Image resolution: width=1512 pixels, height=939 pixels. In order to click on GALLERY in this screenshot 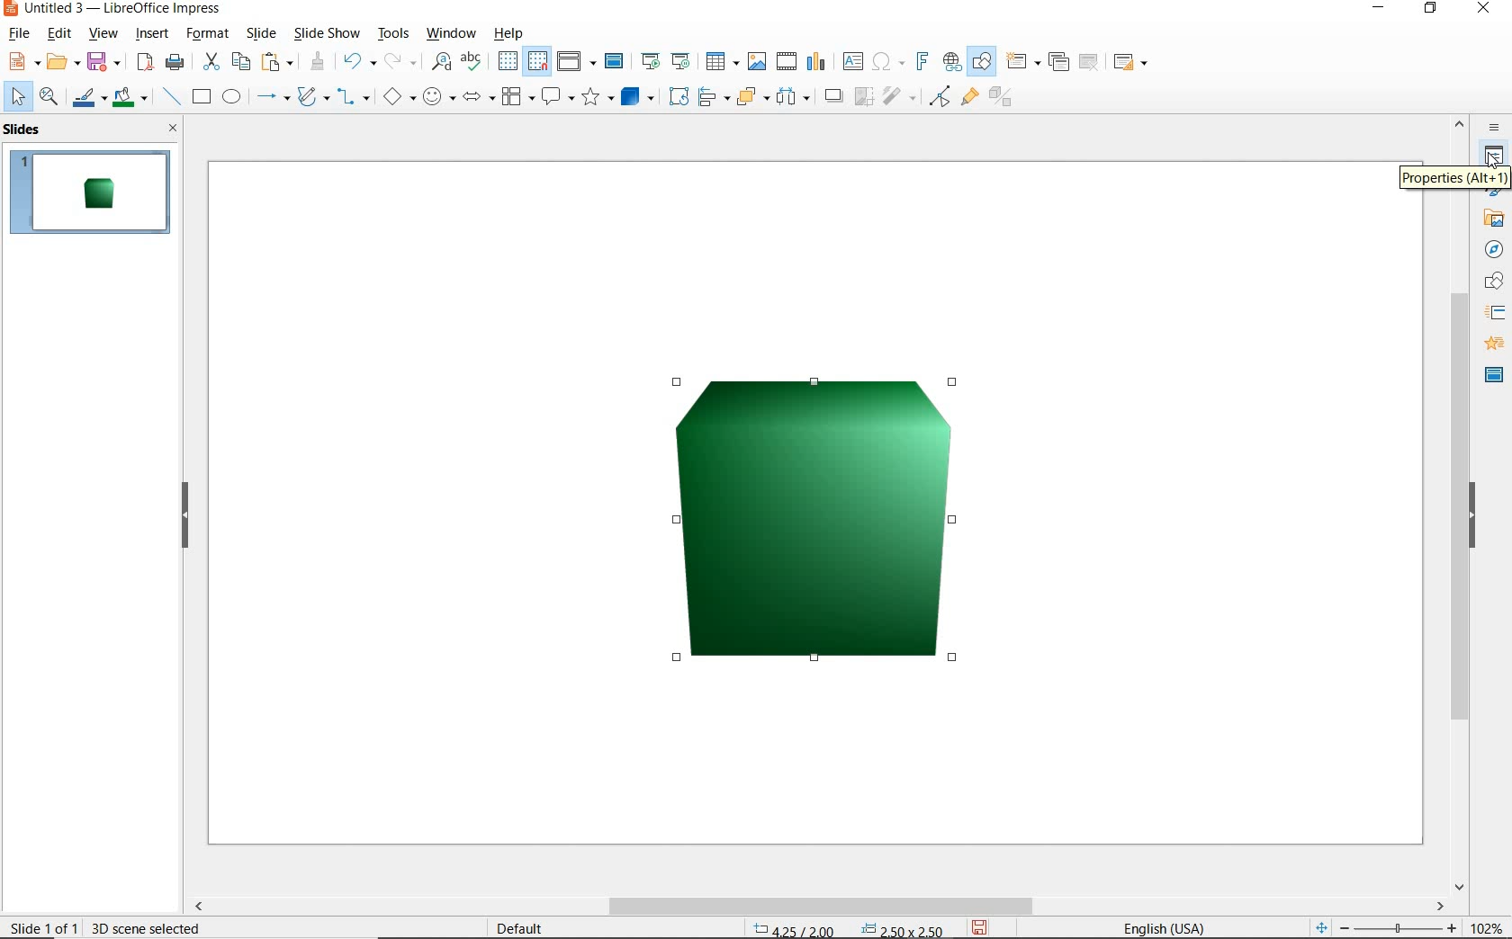, I will do `click(1493, 220)`.